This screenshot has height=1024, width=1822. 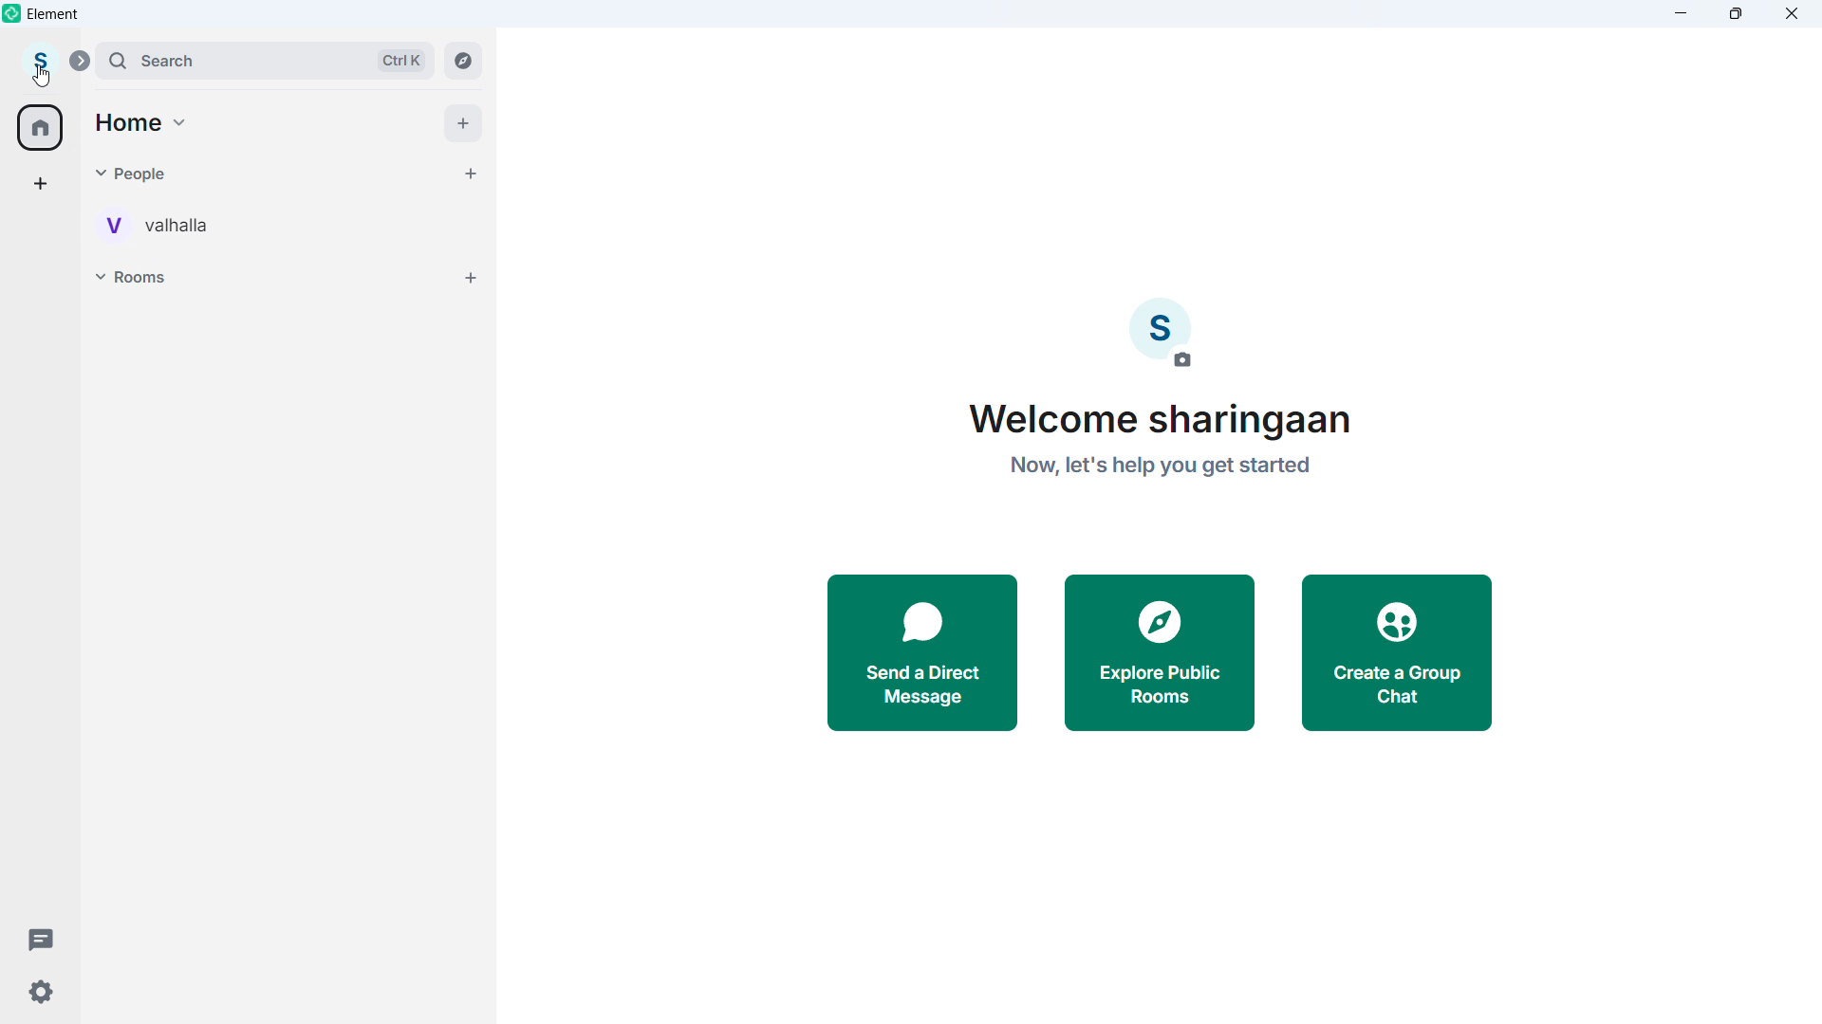 I want to click on people , so click(x=259, y=174).